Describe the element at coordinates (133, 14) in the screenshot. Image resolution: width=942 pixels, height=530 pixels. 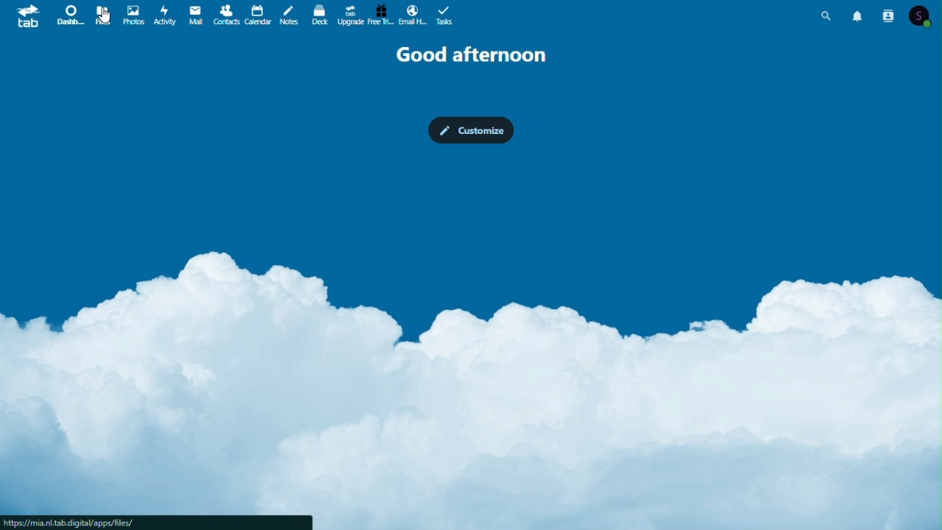
I see `Photos` at that location.